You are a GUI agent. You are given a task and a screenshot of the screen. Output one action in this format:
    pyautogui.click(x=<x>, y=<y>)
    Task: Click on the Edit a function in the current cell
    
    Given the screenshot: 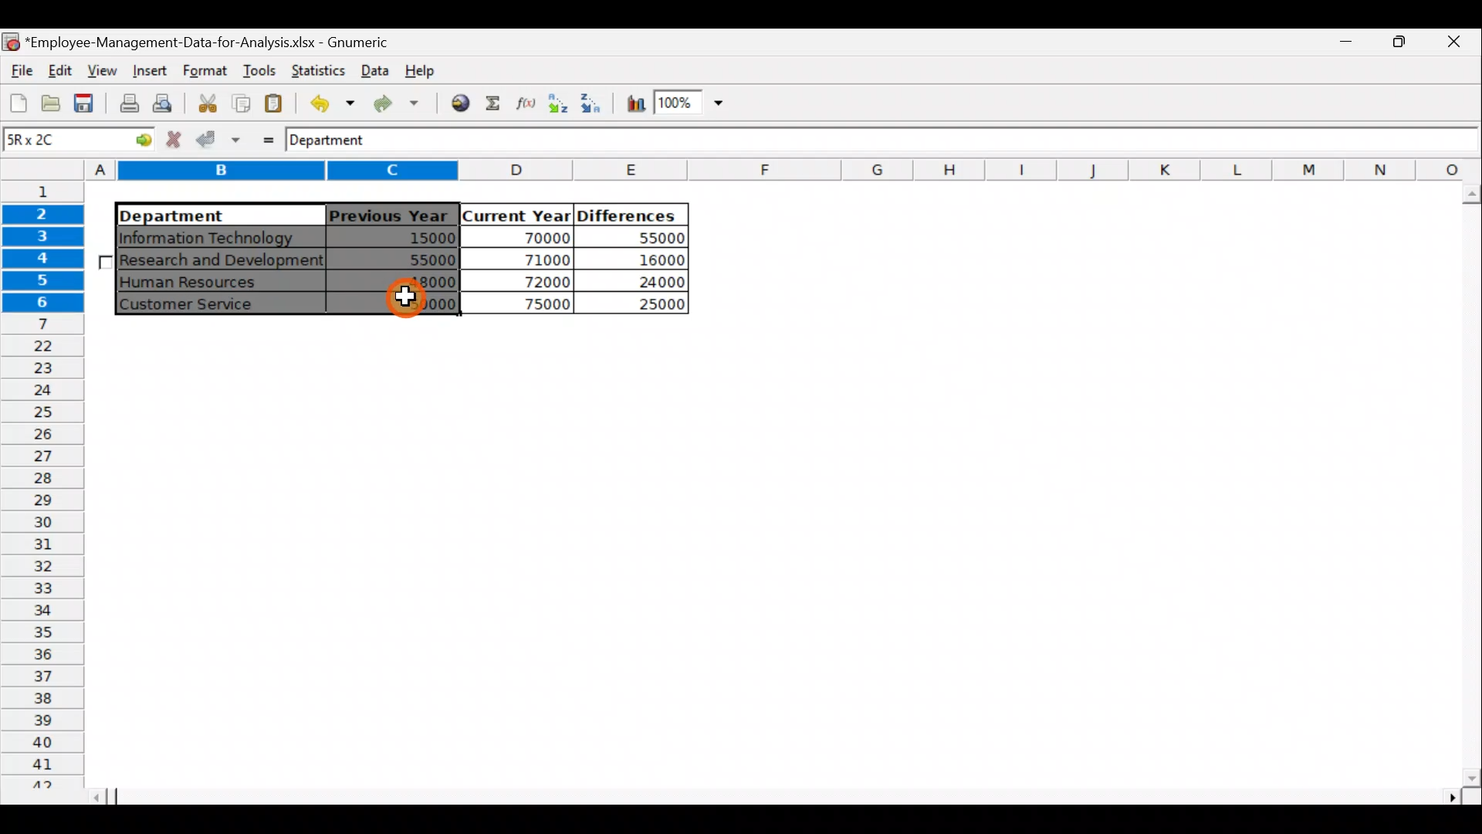 What is the action you would take?
    pyautogui.click(x=525, y=103)
    